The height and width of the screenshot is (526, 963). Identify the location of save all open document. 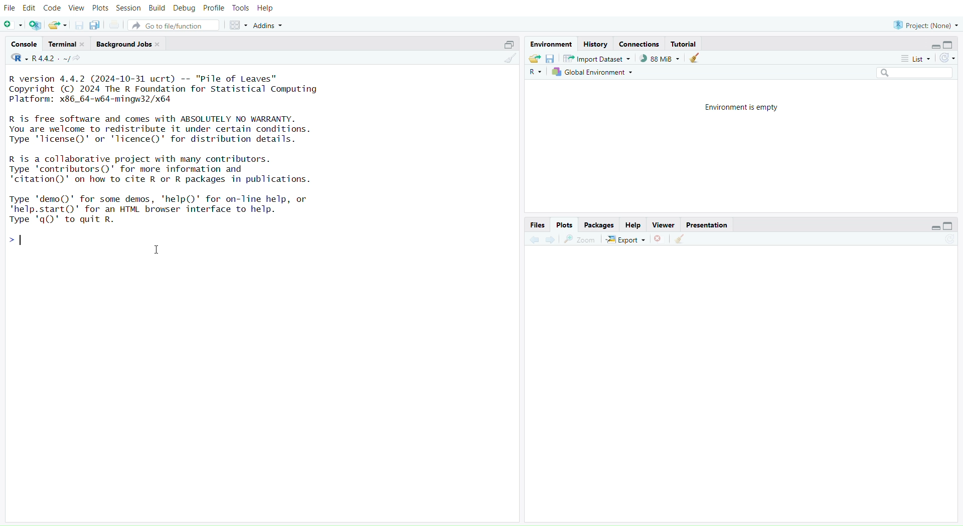
(97, 25).